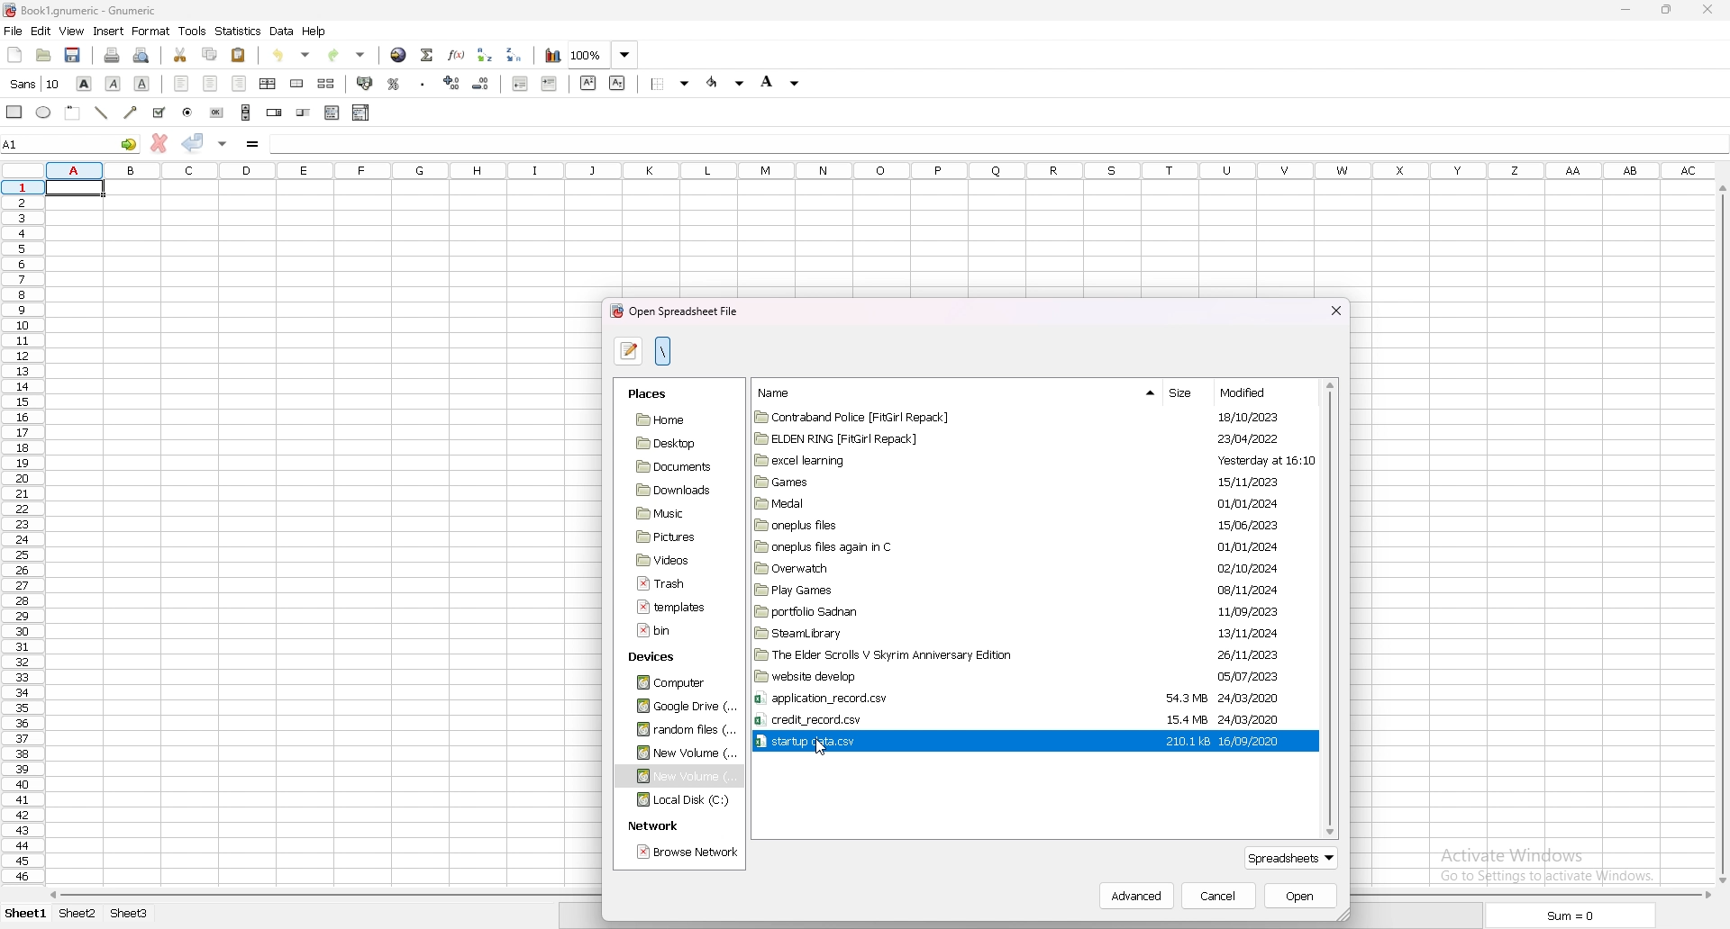 This screenshot has height=929, width=1730. I want to click on accounting, so click(366, 83).